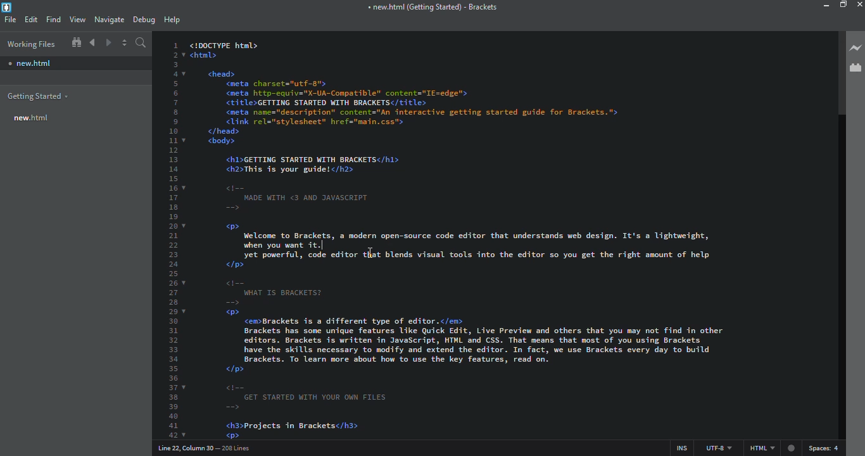  Describe the element at coordinates (175, 237) in the screenshot. I see `line number` at that location.